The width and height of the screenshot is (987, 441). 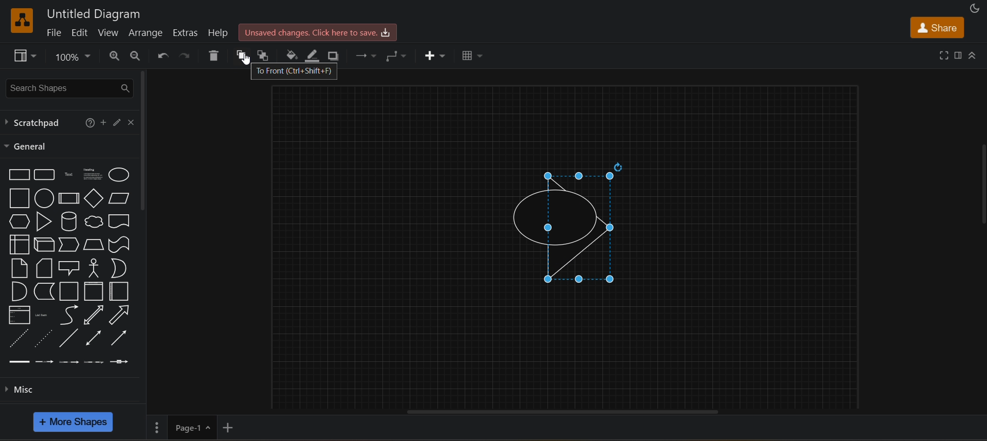 I want to click on draw io logo, so click(x=22, y=20).